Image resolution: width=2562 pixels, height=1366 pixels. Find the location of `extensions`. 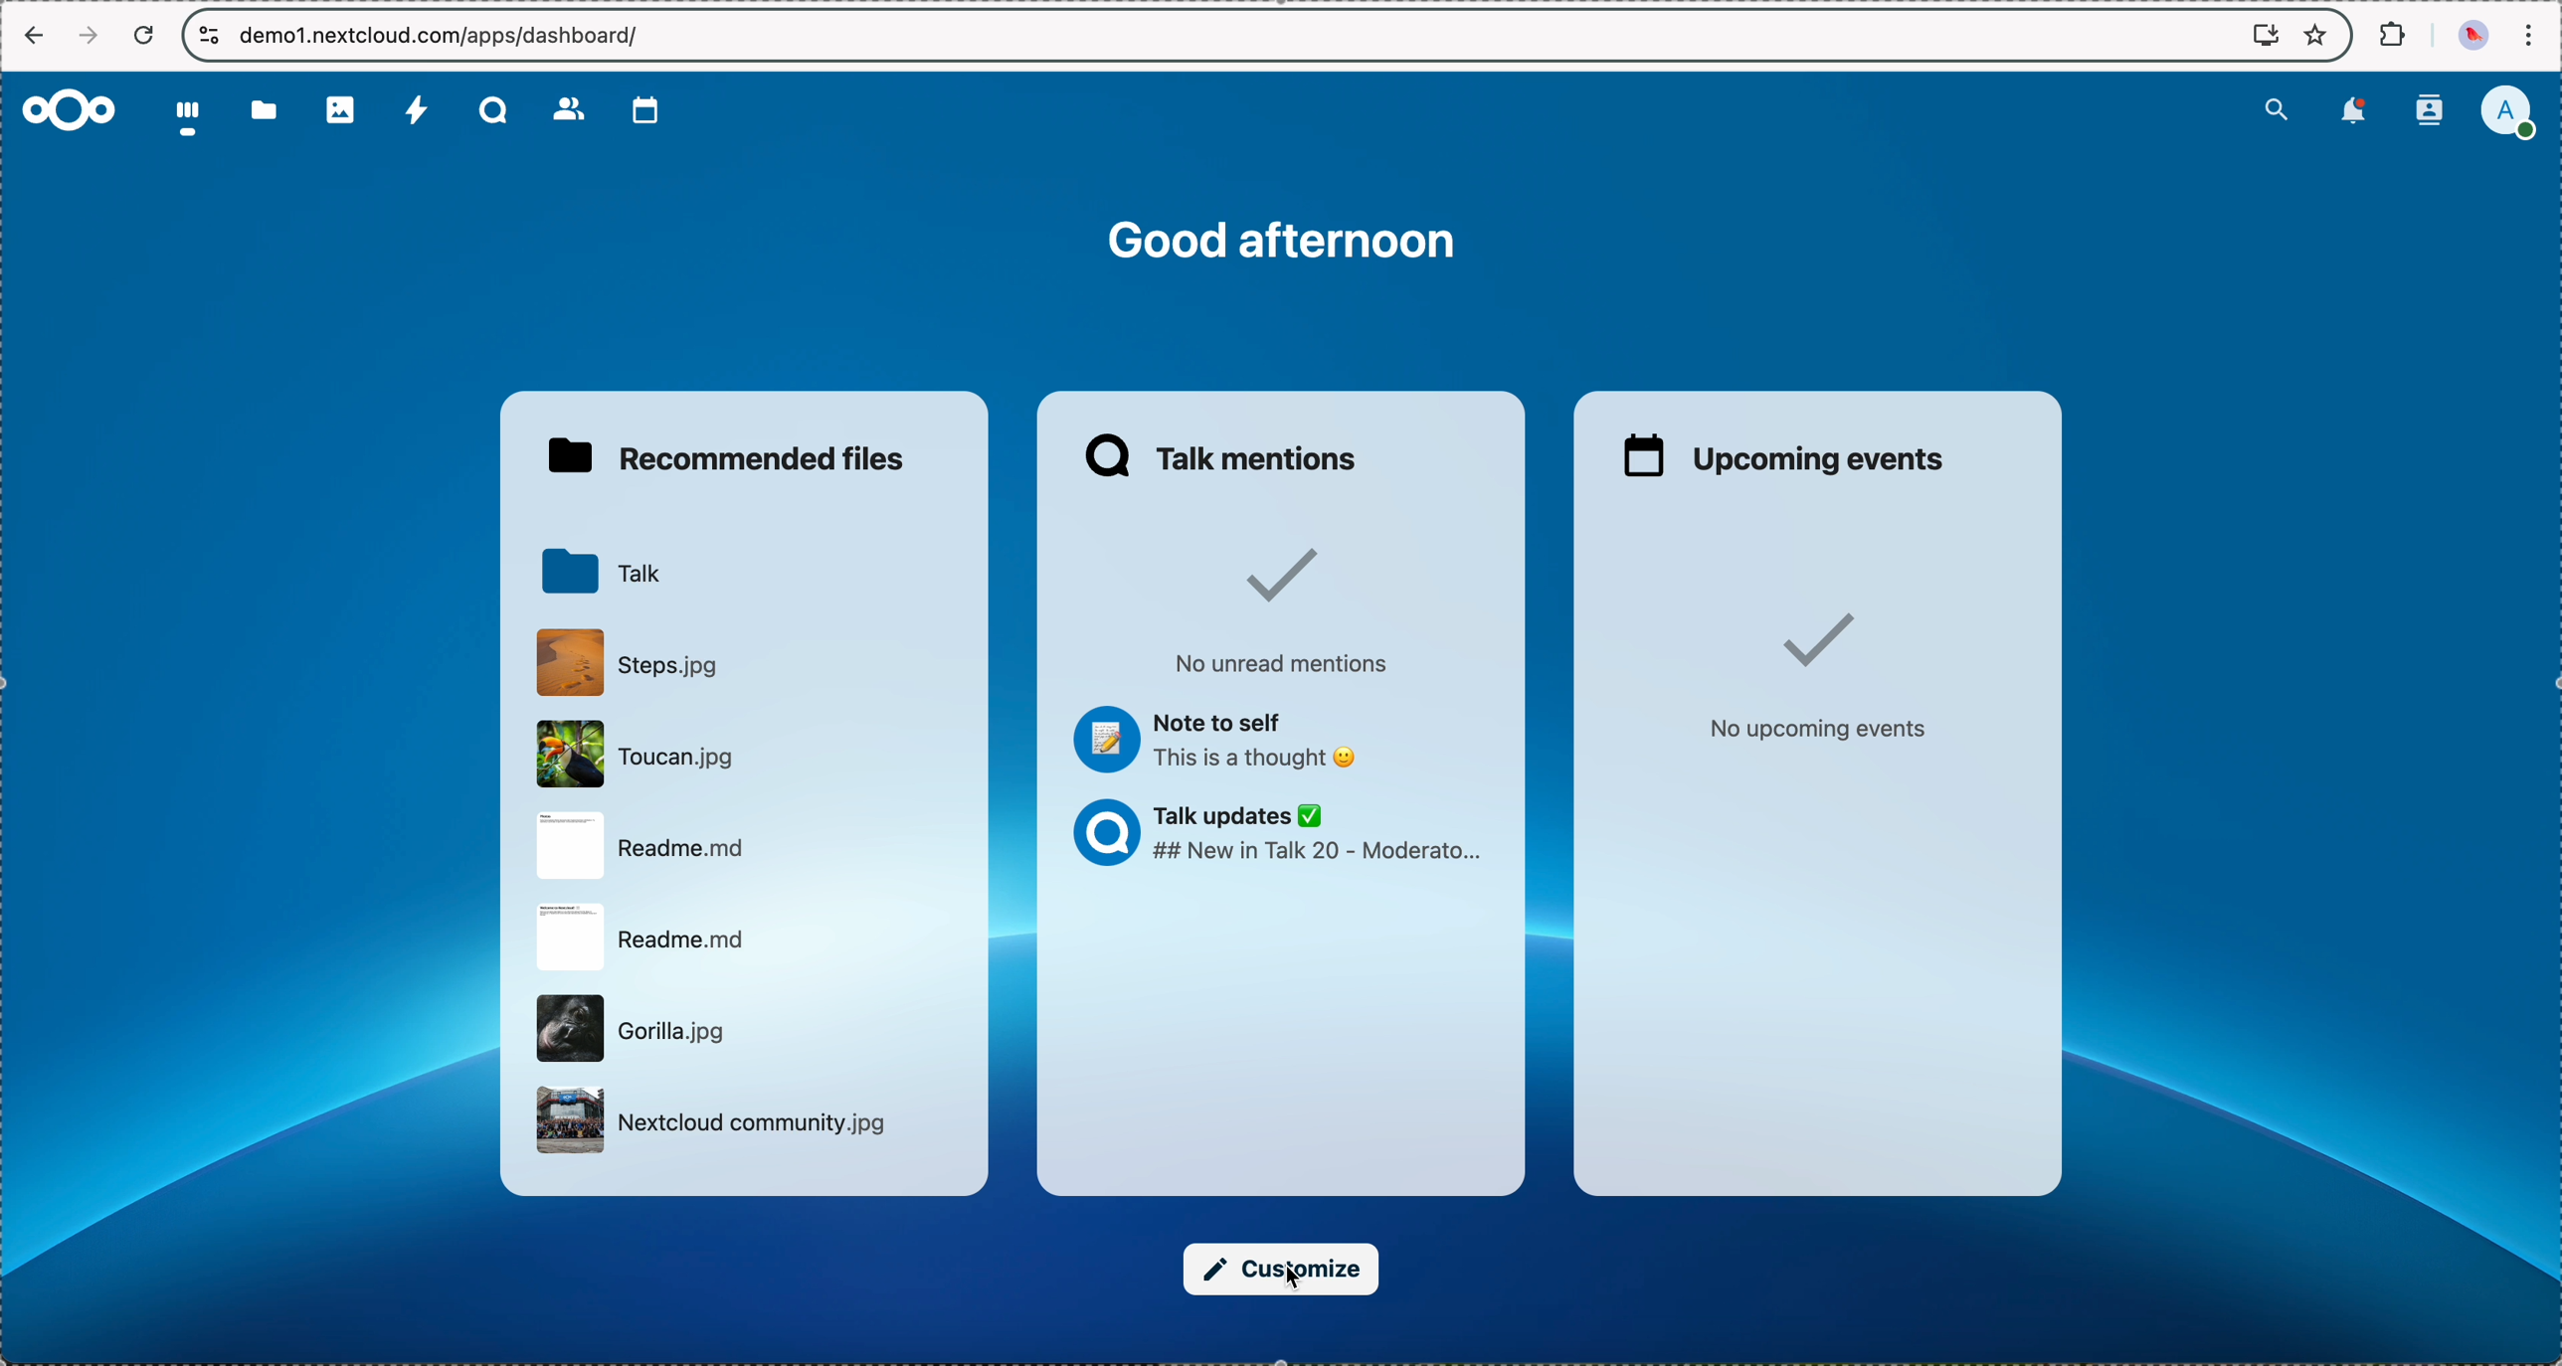

extensions is located at coordinates (2389, 32).